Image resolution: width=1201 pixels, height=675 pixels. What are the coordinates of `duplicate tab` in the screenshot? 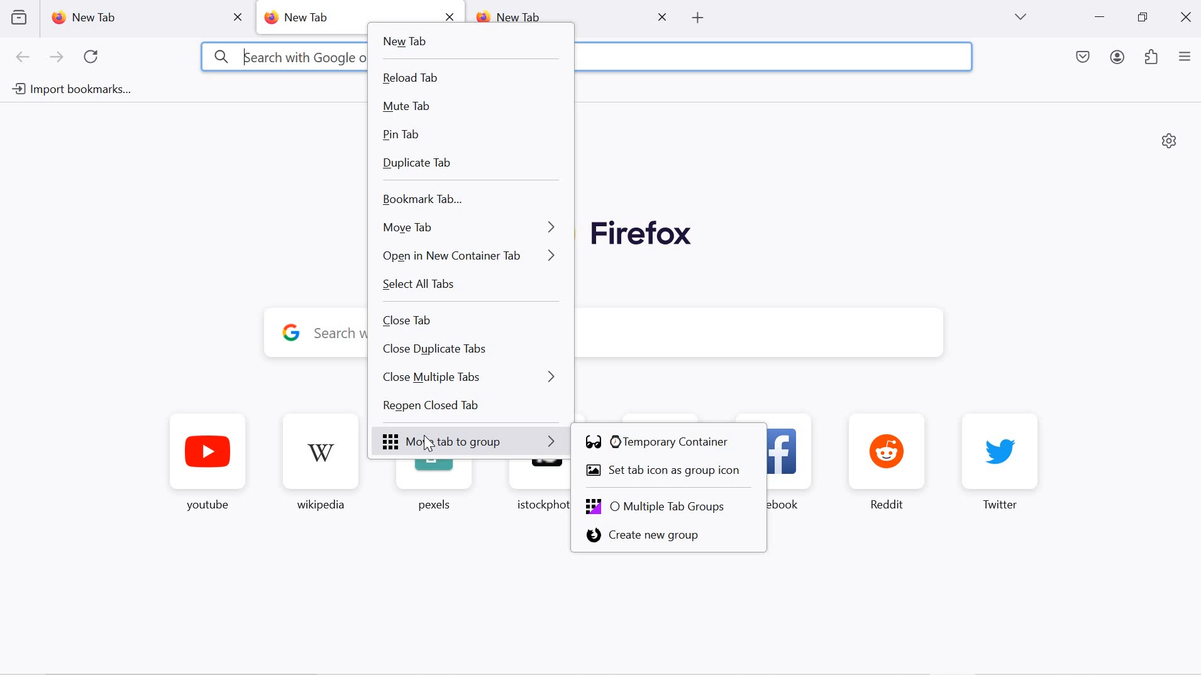 It's located at (474, 167).